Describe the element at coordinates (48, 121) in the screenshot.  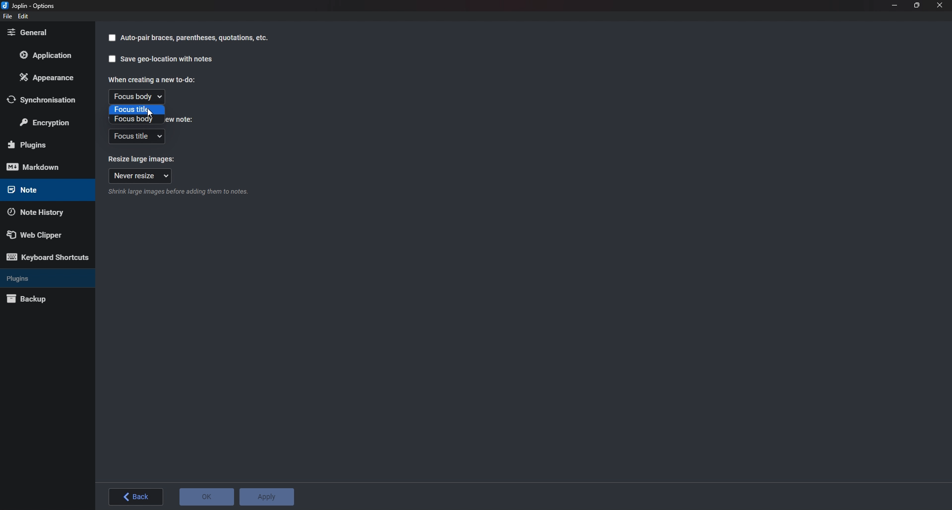
I see `Encryption` at that location.